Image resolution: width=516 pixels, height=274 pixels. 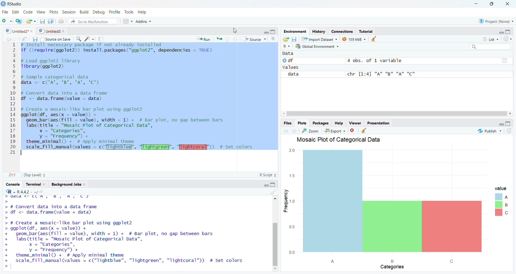 What do you see at coordinates (286, 39) in the screenshot?
I see `Open folder` at bounding box center [286, 39].